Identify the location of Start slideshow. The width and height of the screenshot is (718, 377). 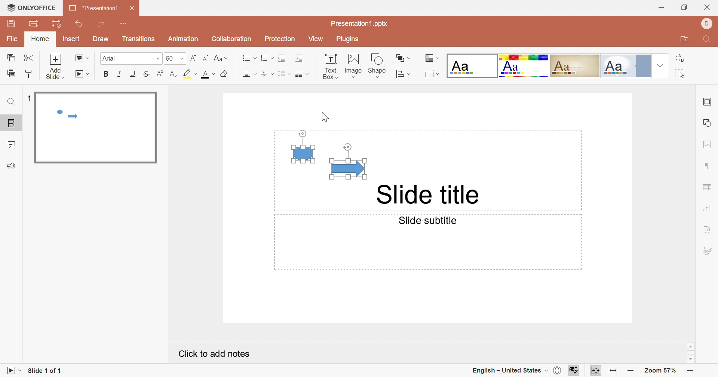
(81, 74).